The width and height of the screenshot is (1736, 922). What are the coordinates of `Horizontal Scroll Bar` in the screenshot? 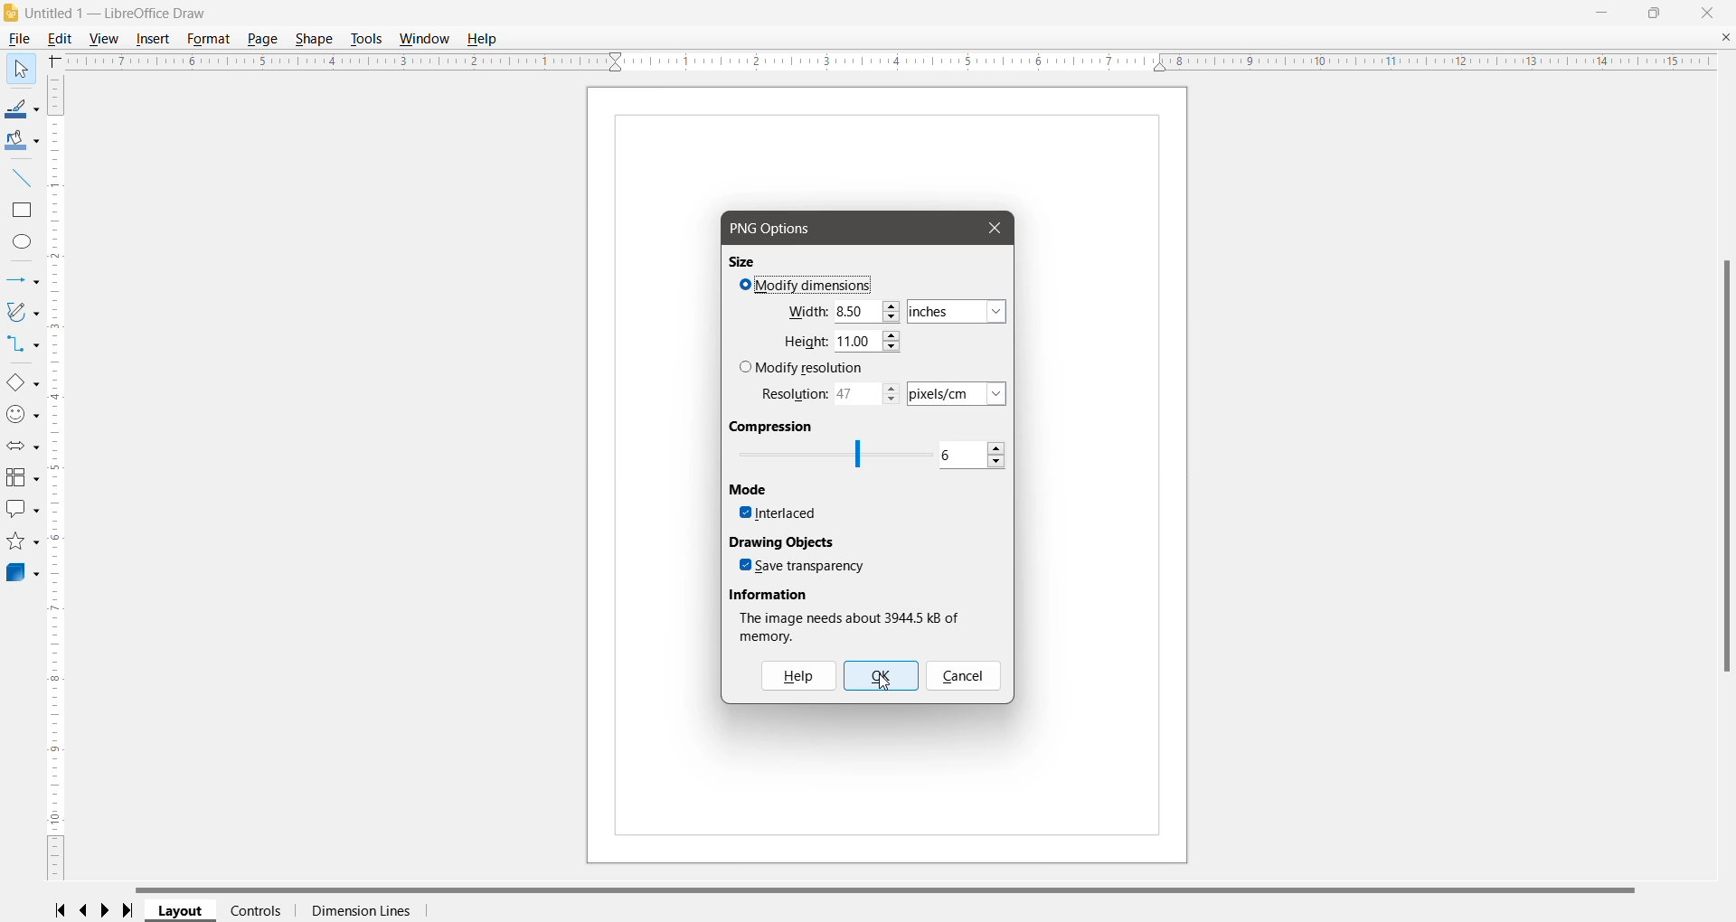 It's located at (896, 889).